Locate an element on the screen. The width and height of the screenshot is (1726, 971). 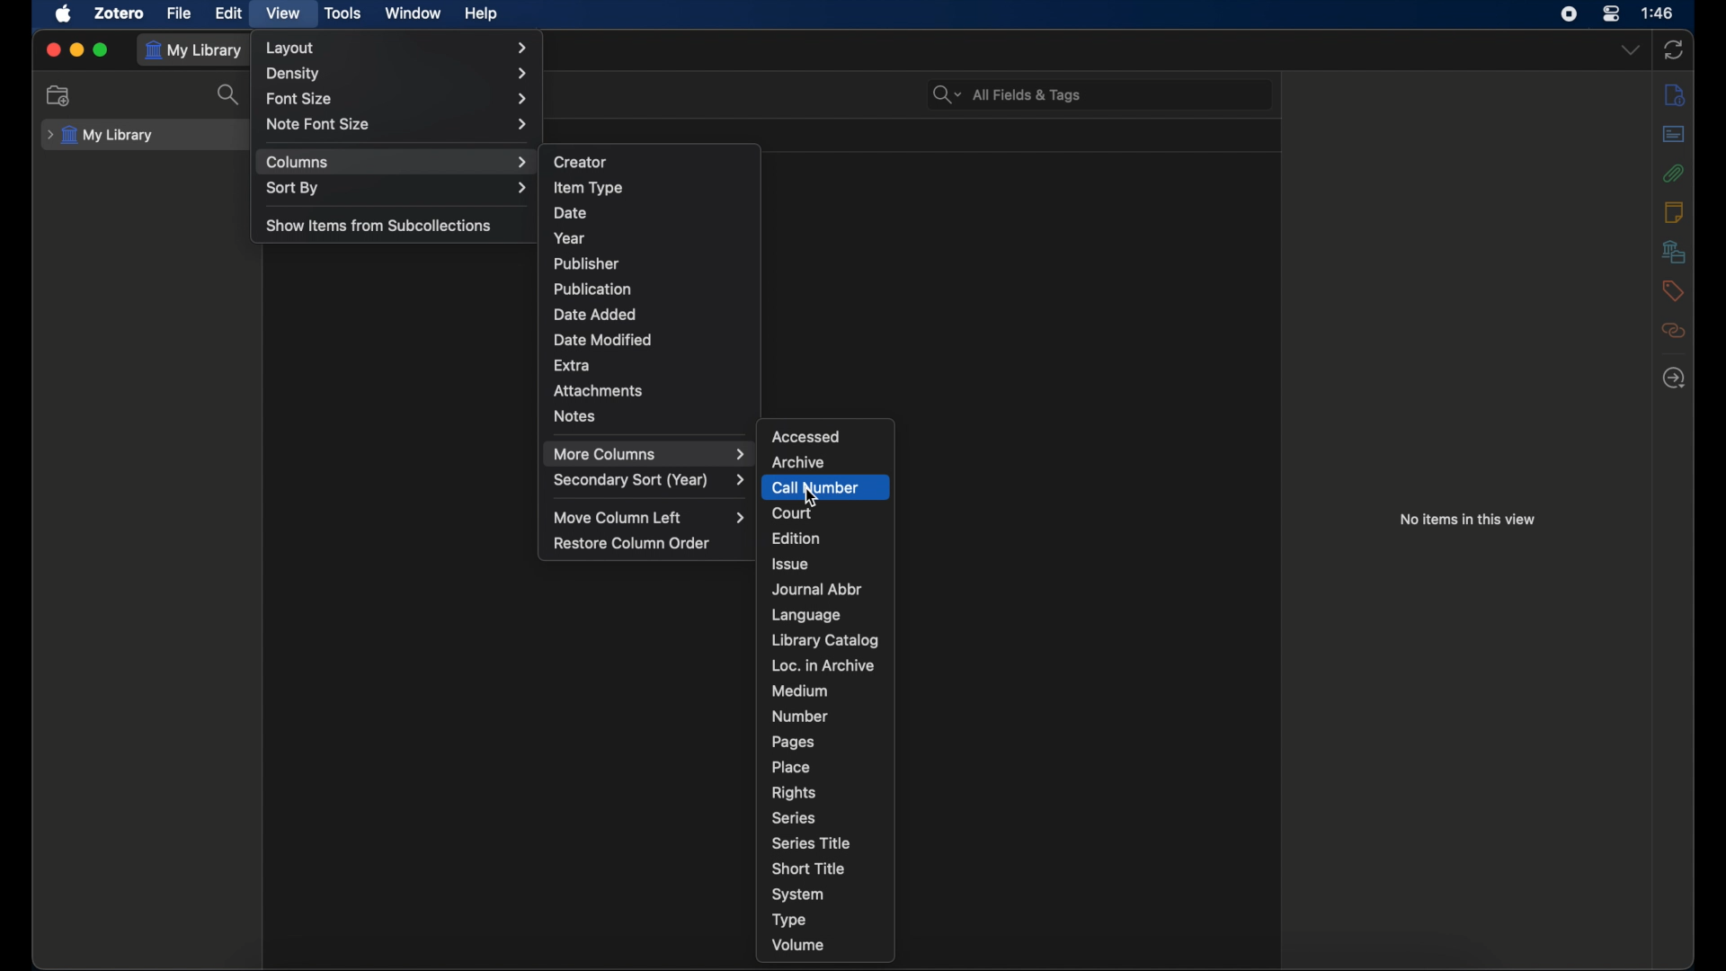
layout is located at coordinates (401, 48).